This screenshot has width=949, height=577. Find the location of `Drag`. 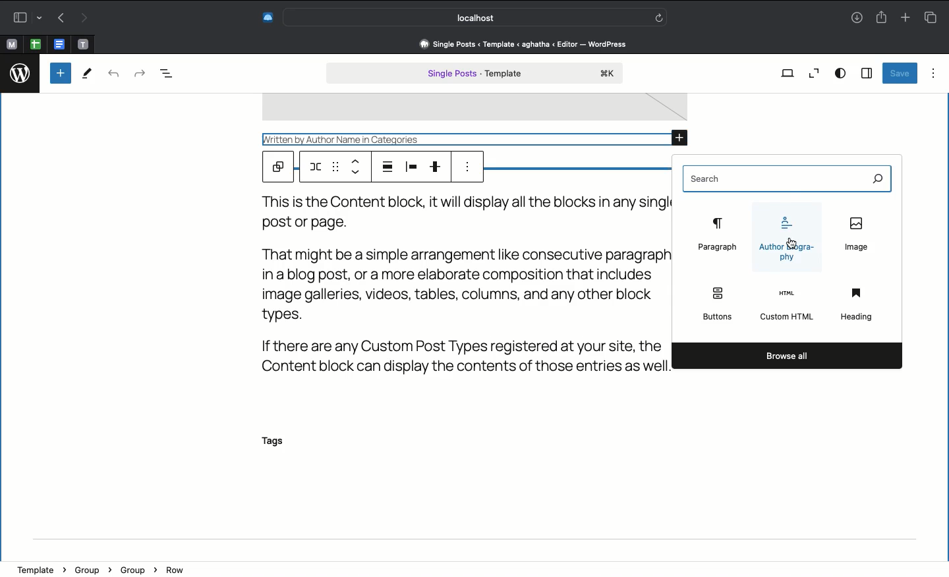

Drag is located at coordinates (335, 168).